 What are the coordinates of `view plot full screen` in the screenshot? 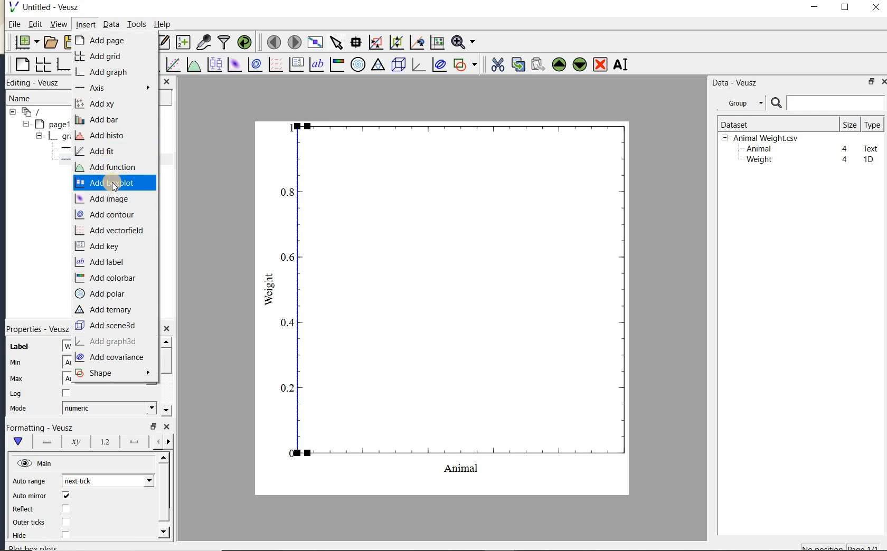 It's located at (315, 43).